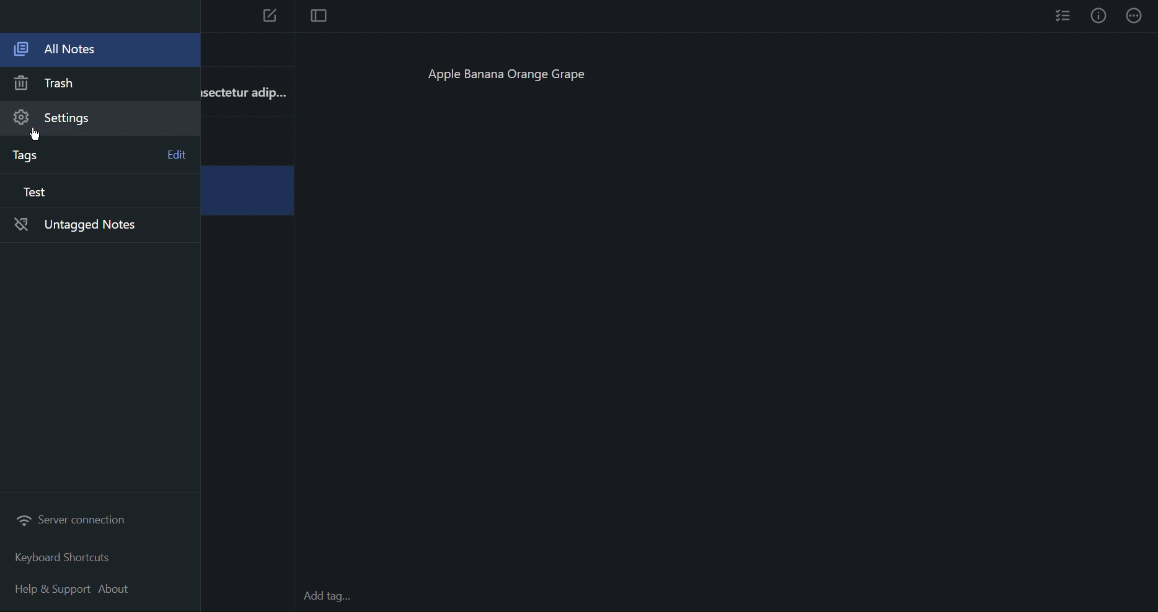  Describe the element at coordinates (121, 587) in the screenshot. I see `About` at that location.